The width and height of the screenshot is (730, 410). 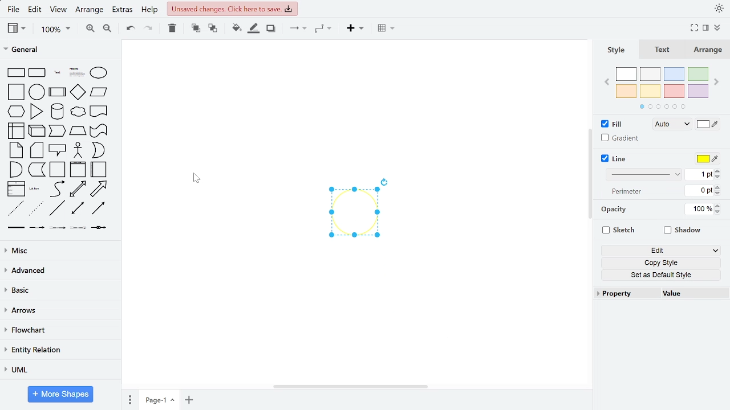 What do you see at coordinates (688, 293) in the screenshot?
I see `value` at bounding box center [688, 293].